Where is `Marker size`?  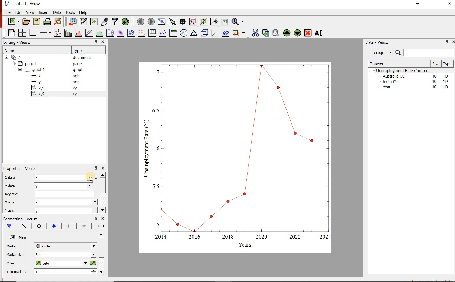
Marker size is located at coordinates (16, 254).